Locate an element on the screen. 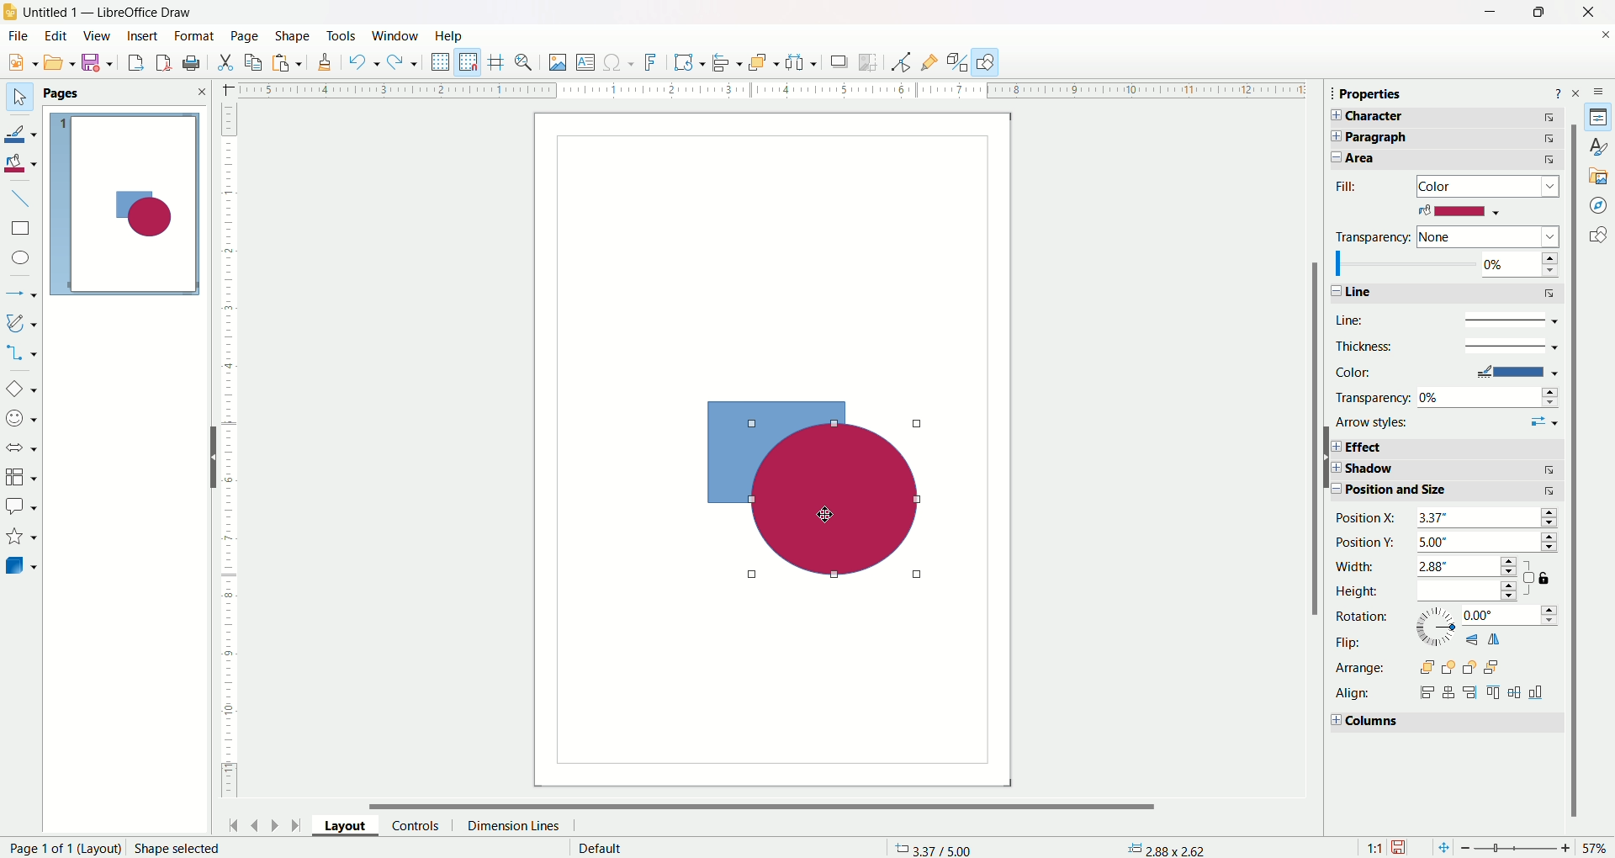 The width and height of the screenshot is (1615, 858). title is located at coordinates (108, 10).